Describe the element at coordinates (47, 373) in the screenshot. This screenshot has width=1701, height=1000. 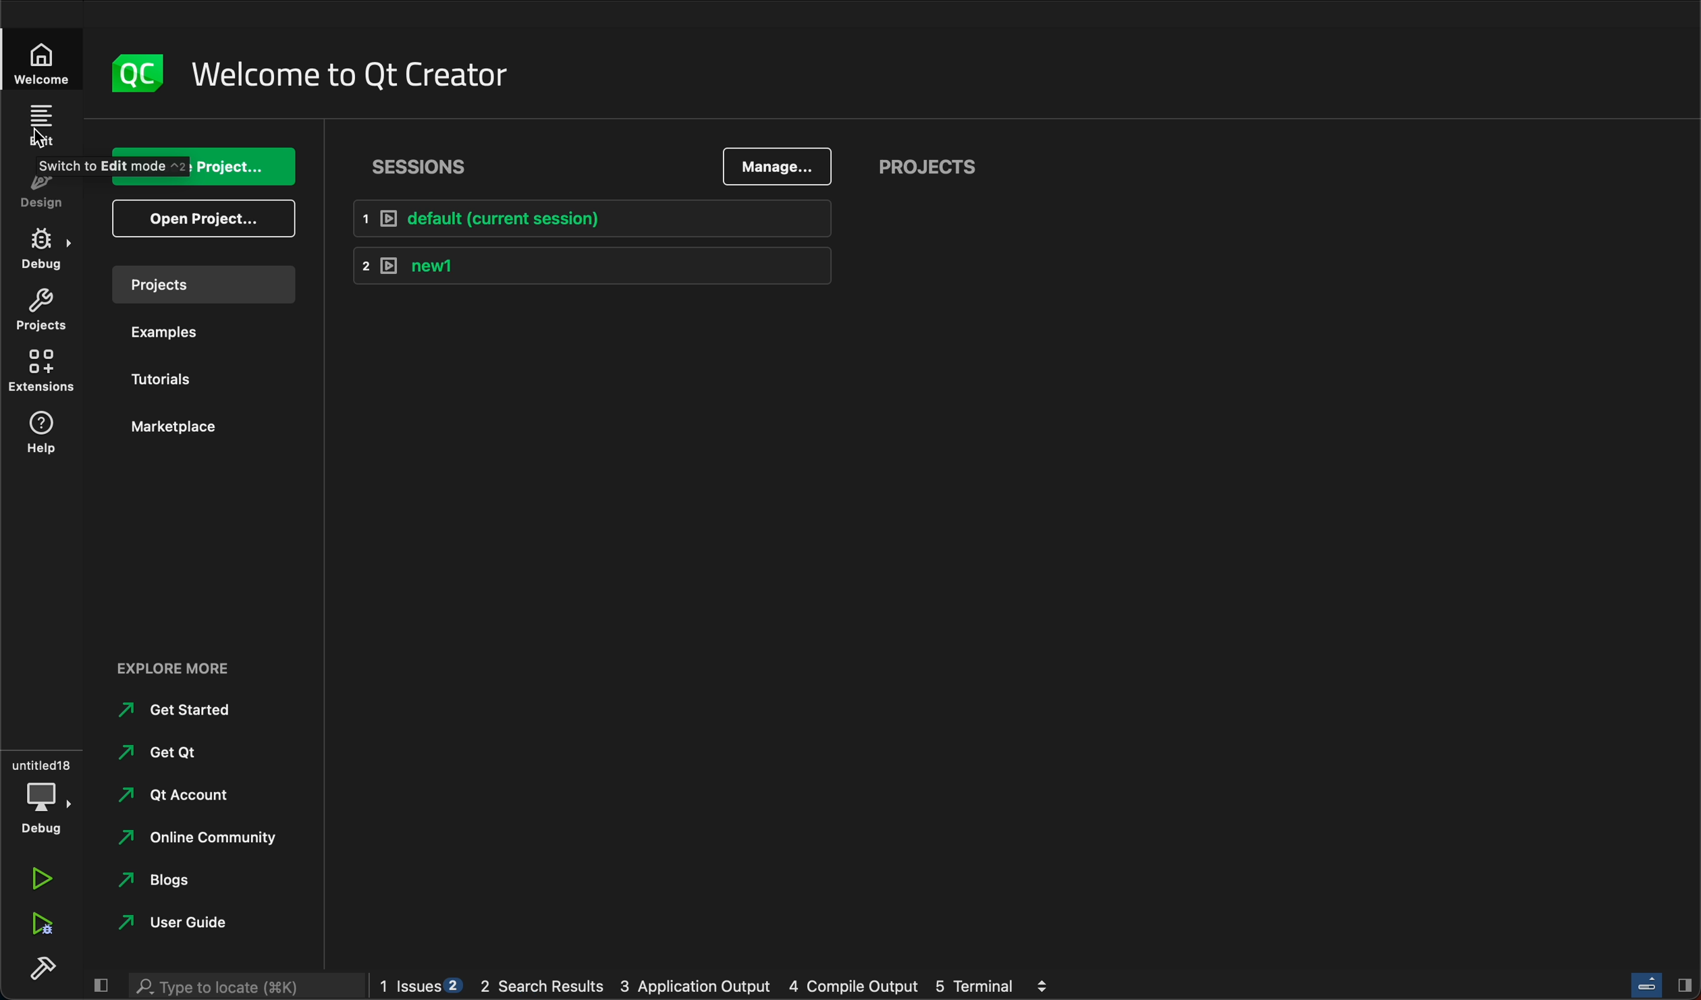
I see `extensions` at that location.